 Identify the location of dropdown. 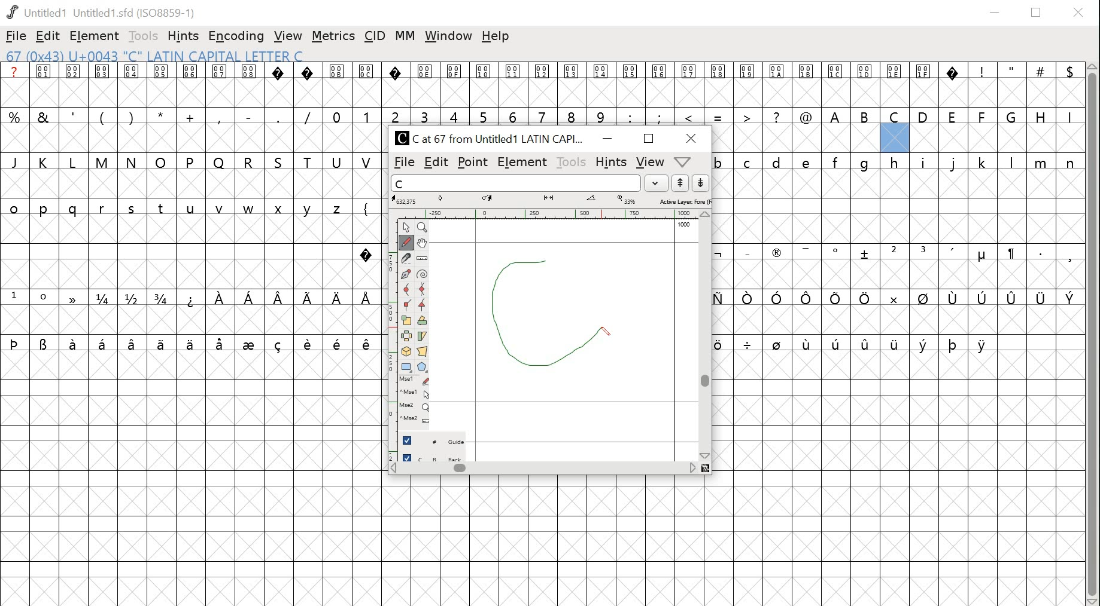
(684, 161).